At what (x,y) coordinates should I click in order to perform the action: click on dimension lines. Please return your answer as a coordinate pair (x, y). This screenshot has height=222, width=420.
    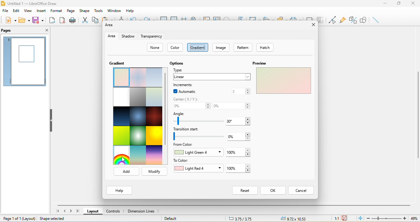
    Looking at the image, I should click on (143, 211).